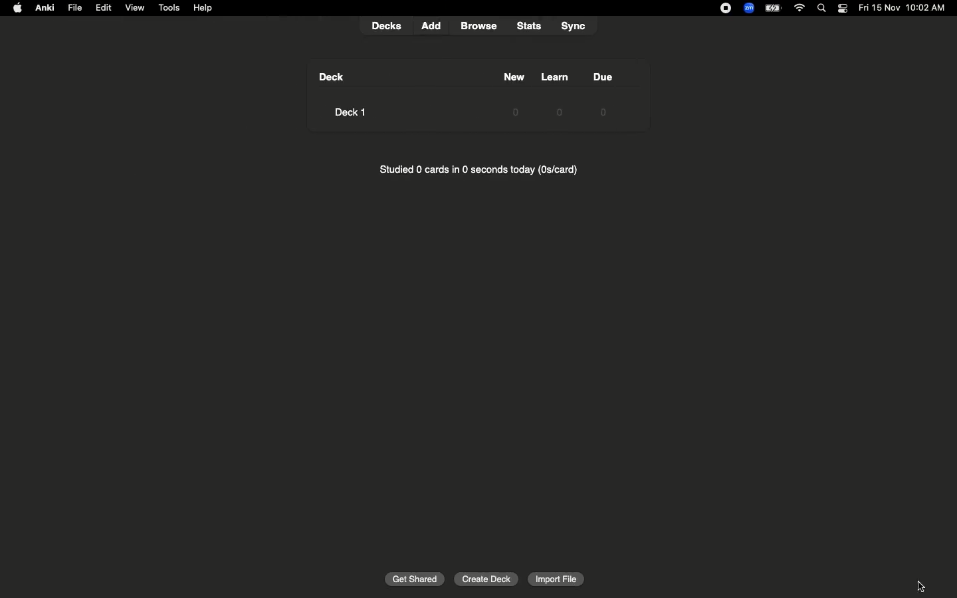 The width and height of the screenshot is (957, 598). Describe the element at coordinates (78, 8) in the screenshot. I see `file` at that location.